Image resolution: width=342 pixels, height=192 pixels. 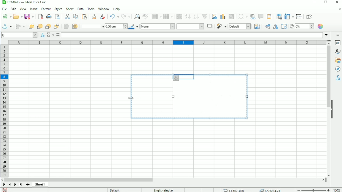 What do you see at coordinates (267, 27) in the screenshot?
I see `Flip vertically` at bounding box center [267, 27].